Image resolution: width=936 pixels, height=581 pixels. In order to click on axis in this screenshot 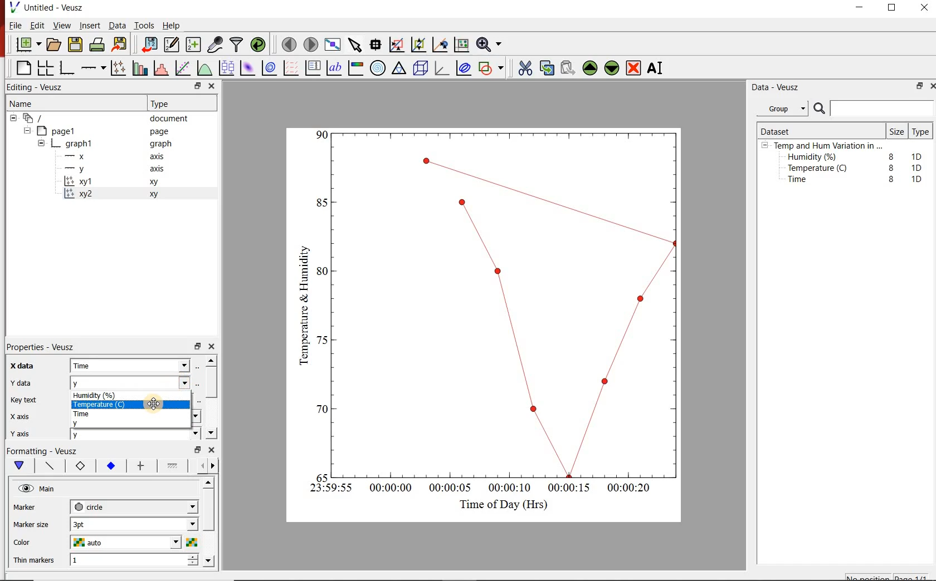, I will do `click(159, 170)`.